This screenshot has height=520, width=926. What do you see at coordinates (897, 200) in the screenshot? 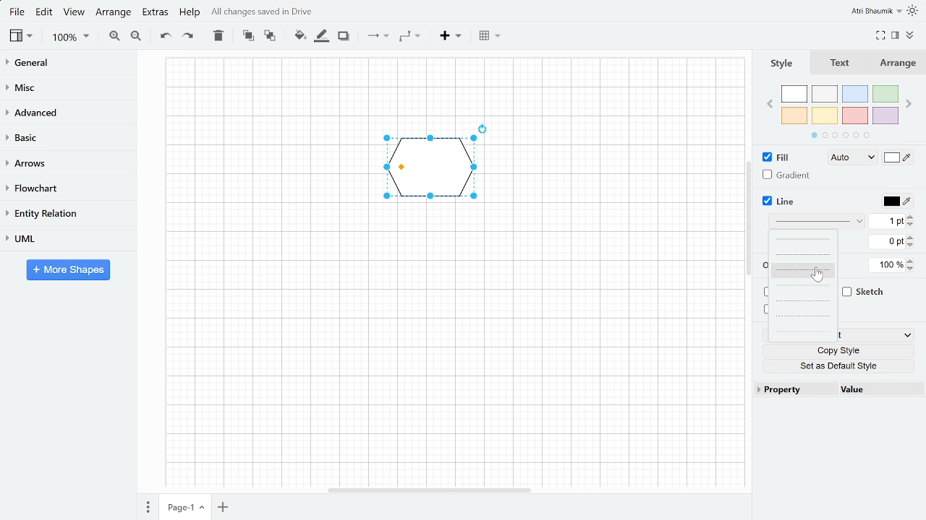
I see `Line color` at bounding box center [897, 200].